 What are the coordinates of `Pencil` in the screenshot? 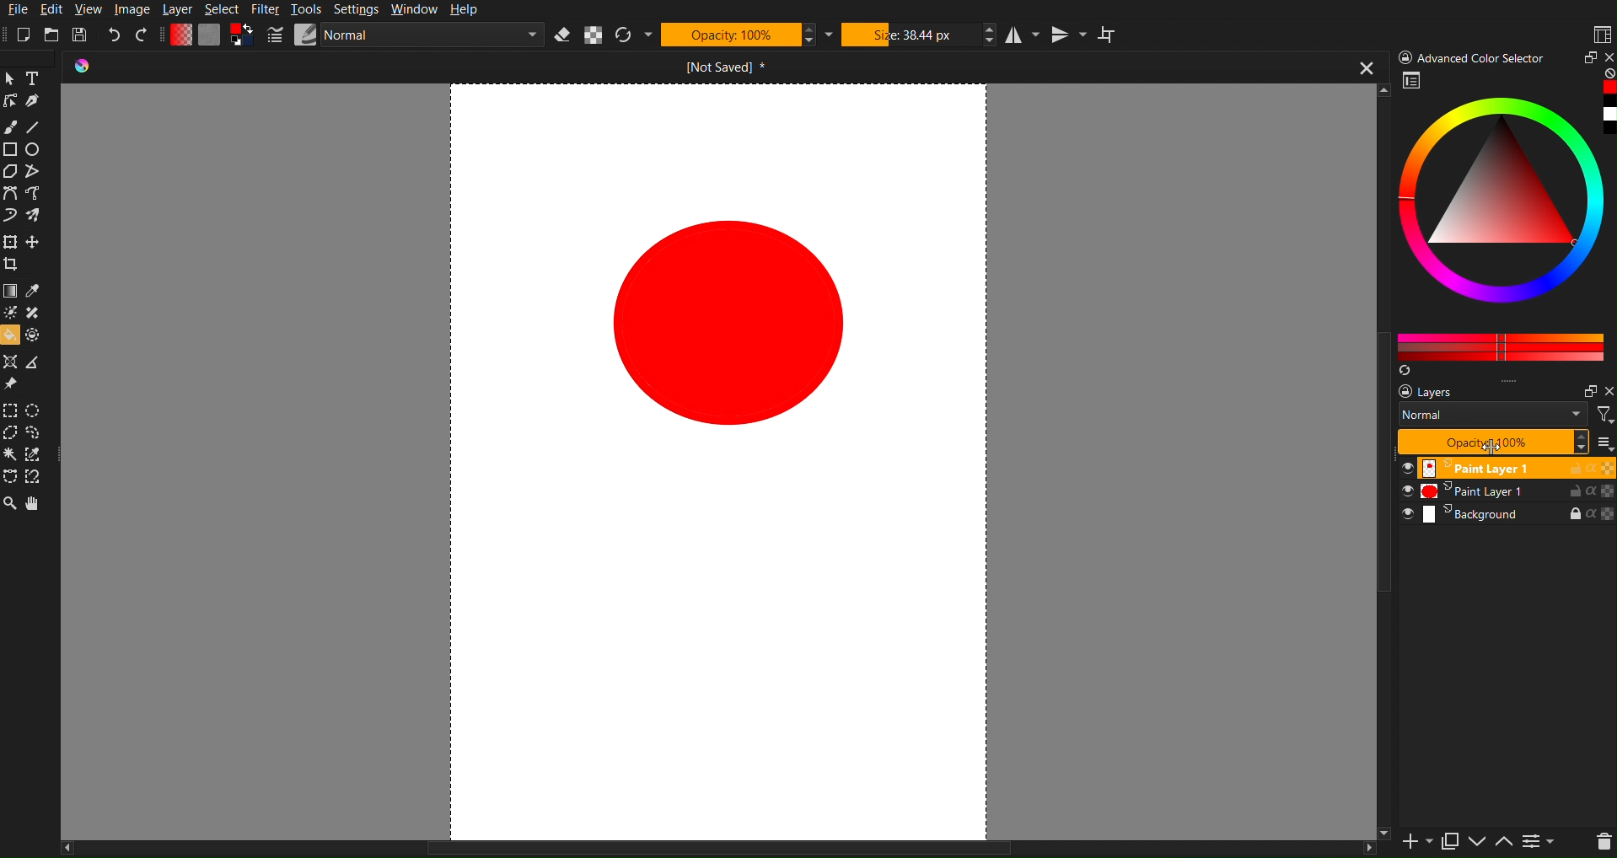 It's located at (275, 35).